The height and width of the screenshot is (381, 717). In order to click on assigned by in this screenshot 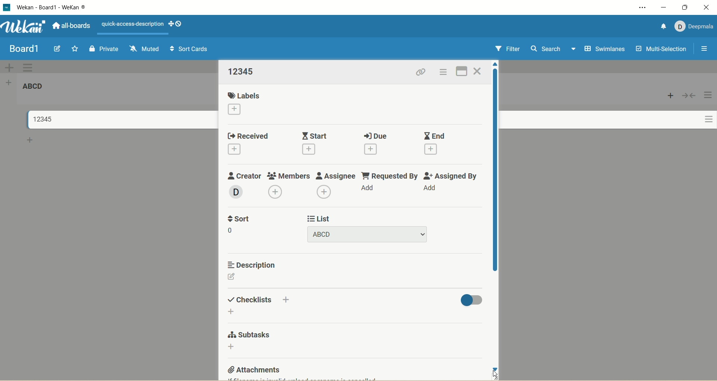, I will do `click(453, 177)`.